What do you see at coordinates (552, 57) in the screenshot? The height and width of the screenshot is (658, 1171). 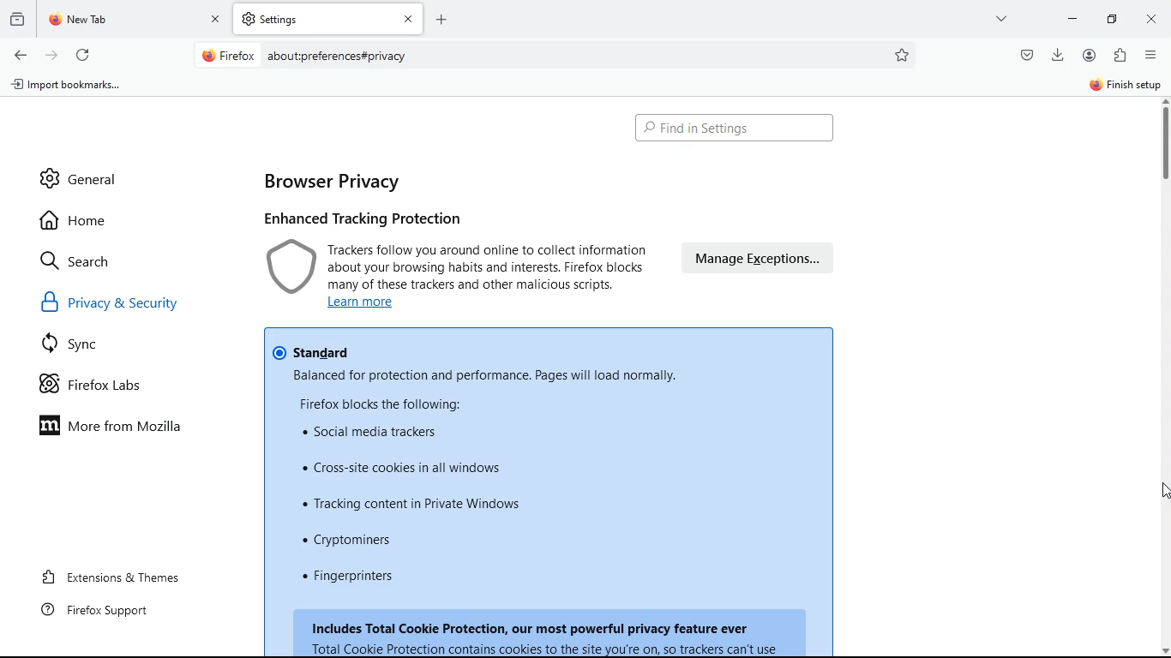 I see `Search bar` at bounding box center [552, 57].